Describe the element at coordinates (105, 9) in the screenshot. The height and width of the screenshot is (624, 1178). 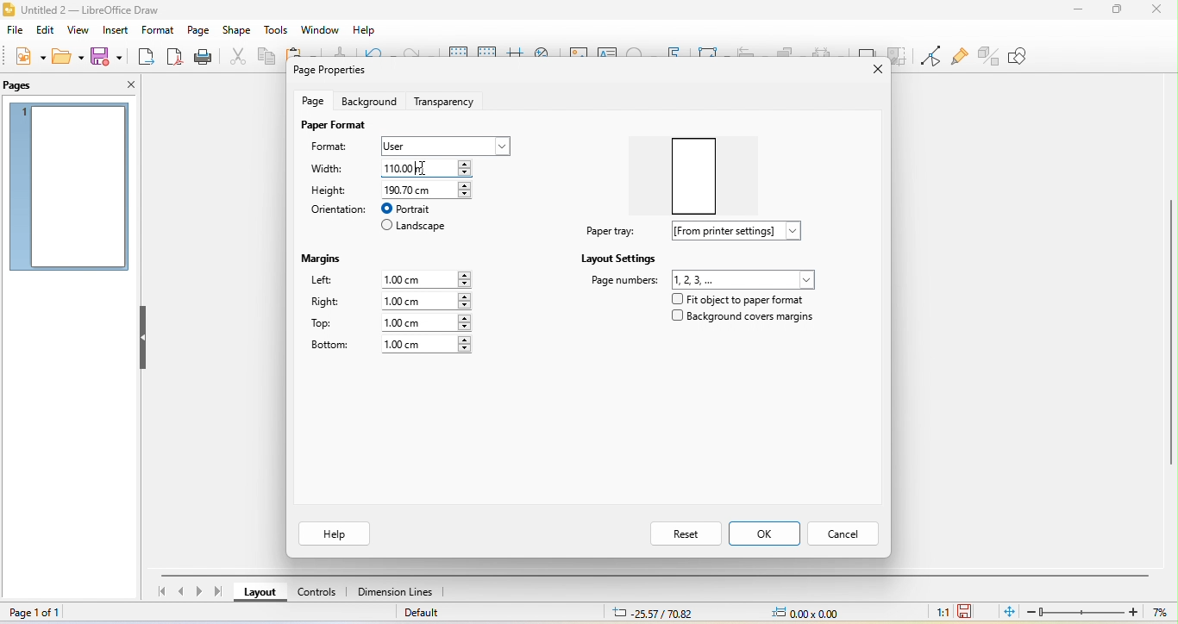
I see `title` at that location.